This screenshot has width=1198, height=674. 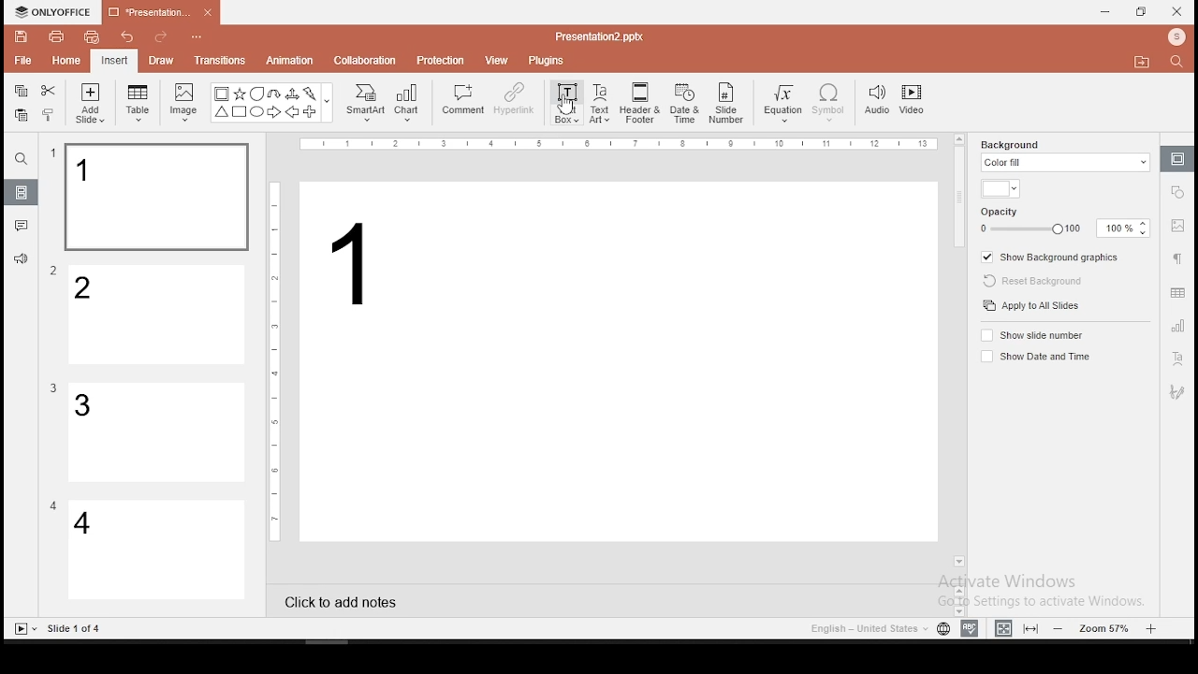 I want to click on text box, so click(x=565, y=101).